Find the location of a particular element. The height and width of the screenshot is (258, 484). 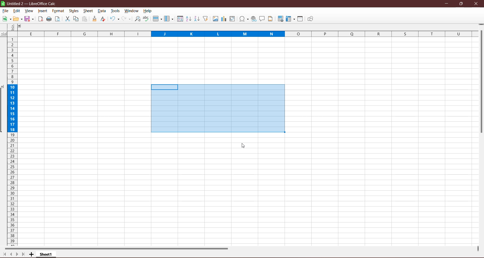

Data is located at coordinates (102, 11).